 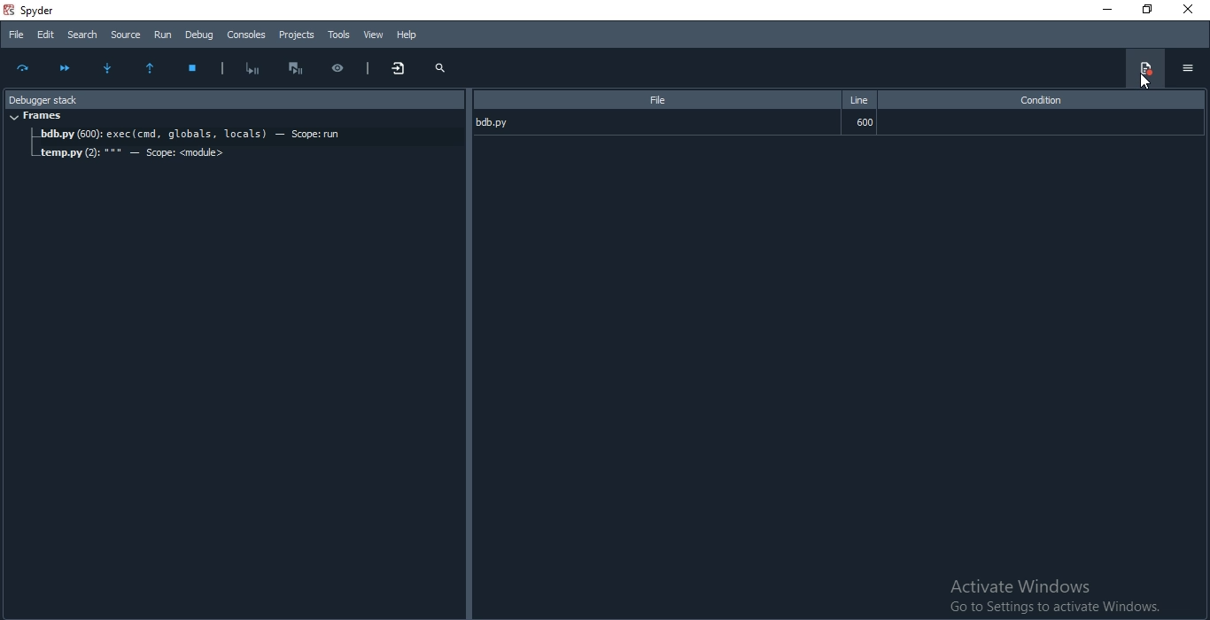 What do you see at coordinates (1143, 81) in the screenshot?
I see `Cursor` at bounding box center [1143, 81].